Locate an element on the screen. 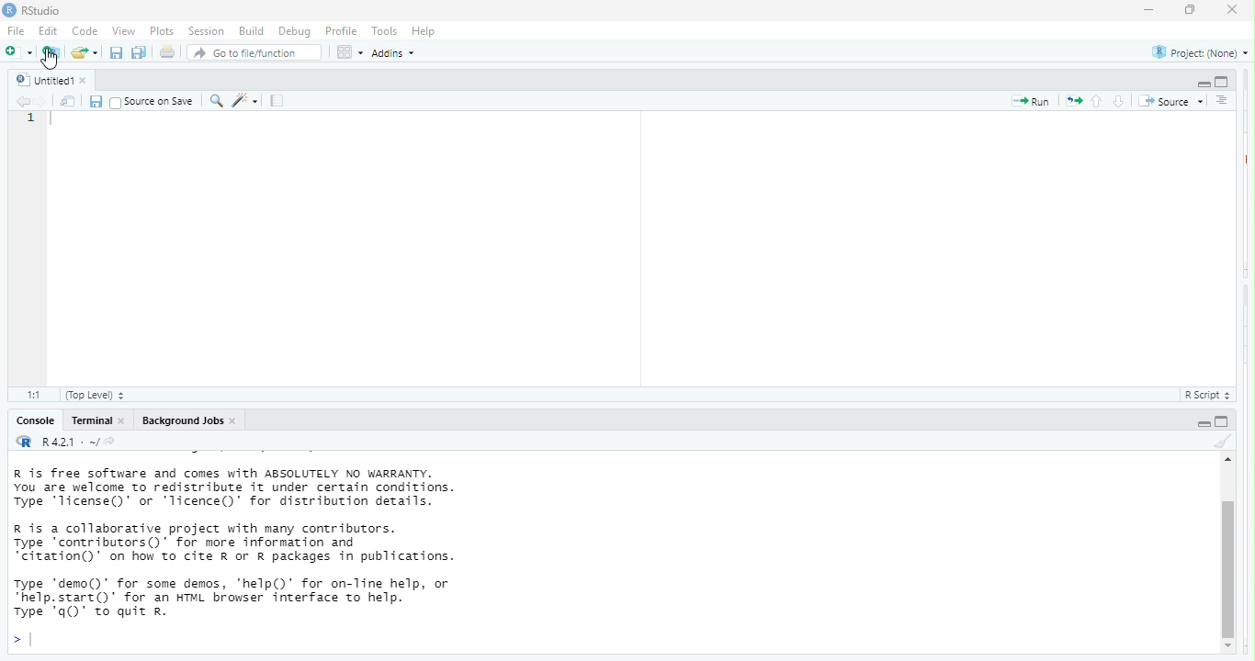 The image size is (1255, 661). el sie tl—pbmsly-sy-—ibejsiyrisisns-mnisbepalioer-flaimyir-il-d
You are welcome to redistribute it under certain conditions.

Type ‘license()' or ‘licence()' for distribution details.

R is a collaborative project with many contributors.

Type contributors)’ for more information and

“citation()’ on how to cite R or R packages in publications.

Type ‘demo()' for some demos, ‘'help()’ for on-line help, or

“help.start()’ for an HTML browser interface to help.

Type 'q0)" to quit R. is located at coordinates (283, 547).